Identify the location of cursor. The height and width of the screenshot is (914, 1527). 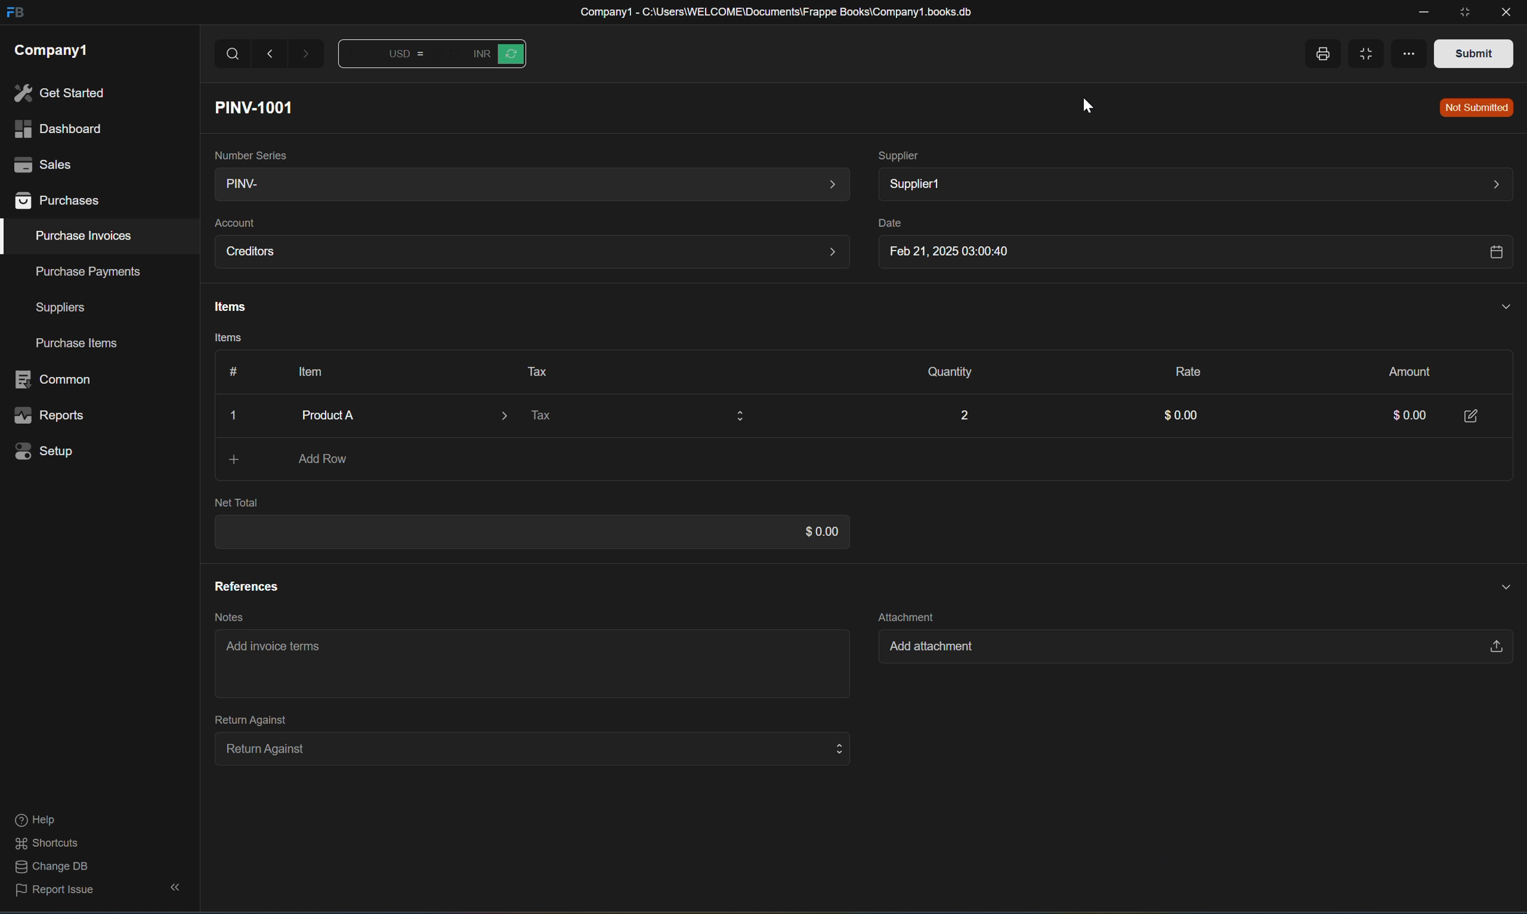
(1087, 104).